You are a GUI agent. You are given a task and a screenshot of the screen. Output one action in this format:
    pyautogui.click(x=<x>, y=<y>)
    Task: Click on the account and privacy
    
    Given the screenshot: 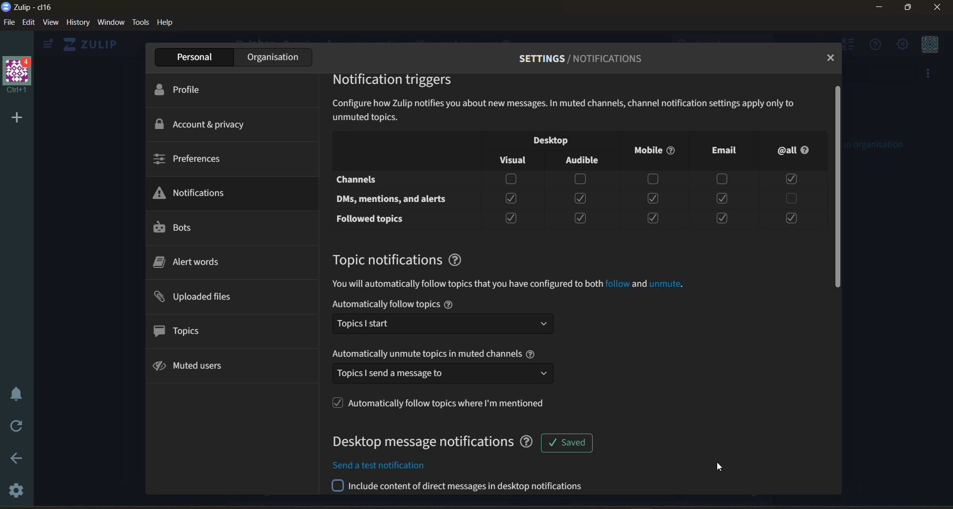 What is the action you would take?
    pyautogui.click(x=207, y=125)
    